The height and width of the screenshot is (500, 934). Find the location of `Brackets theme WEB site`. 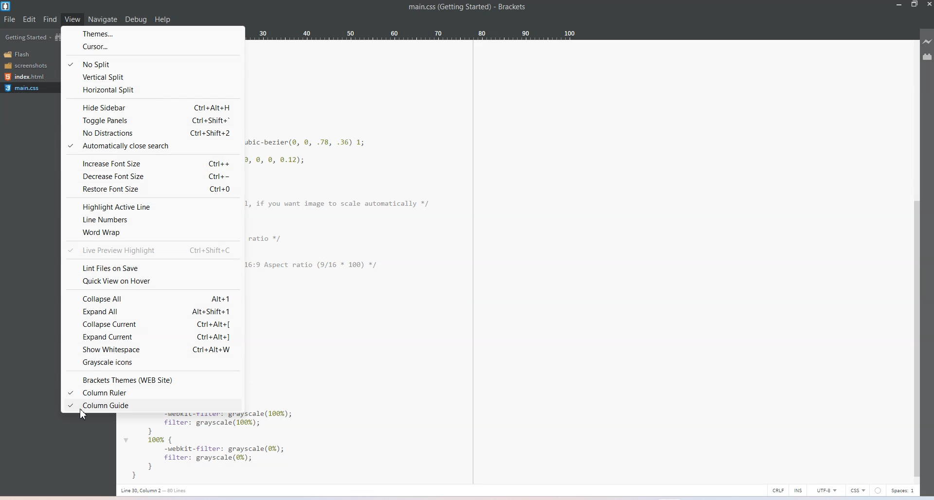

Brackets theme WEB site is located at coordinates (151, 377).